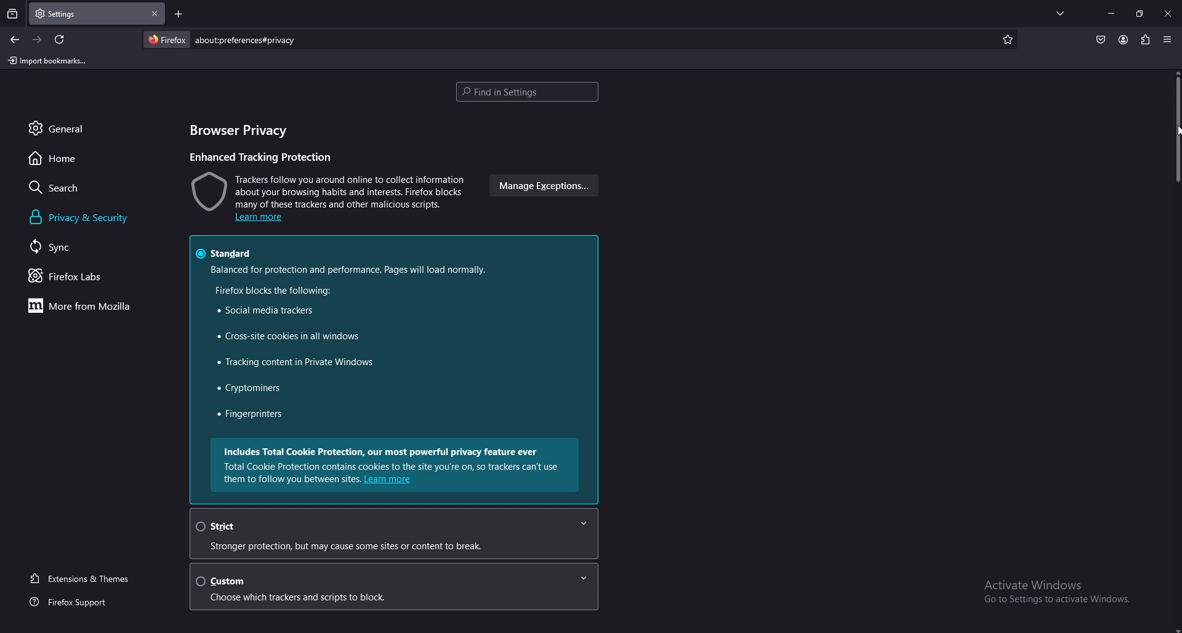  I want to click on add tab, so click(177, 14).